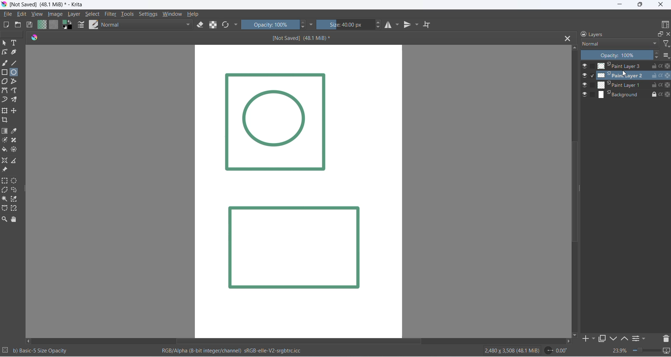 The width and height of the screenshot is (671, 357). I want to click on curve selection tool, so click(16, 191).